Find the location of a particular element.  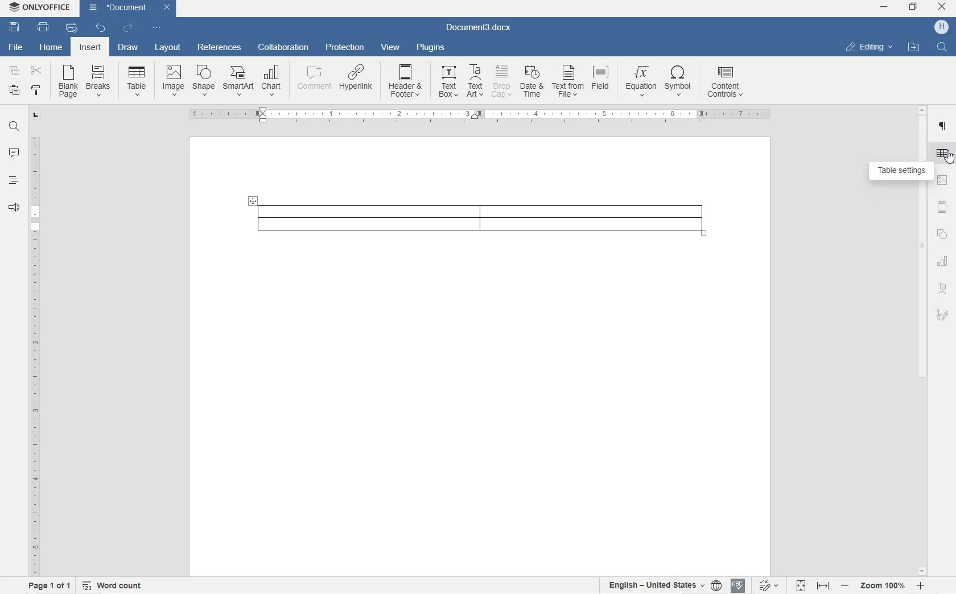

TAB is located at coordinates (35, 114).